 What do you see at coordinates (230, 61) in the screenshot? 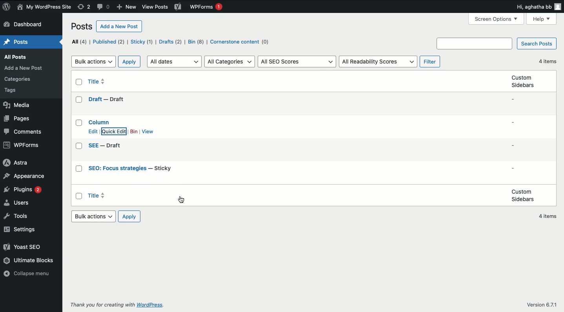
I see `All categories` at bounding box center [230, 61].